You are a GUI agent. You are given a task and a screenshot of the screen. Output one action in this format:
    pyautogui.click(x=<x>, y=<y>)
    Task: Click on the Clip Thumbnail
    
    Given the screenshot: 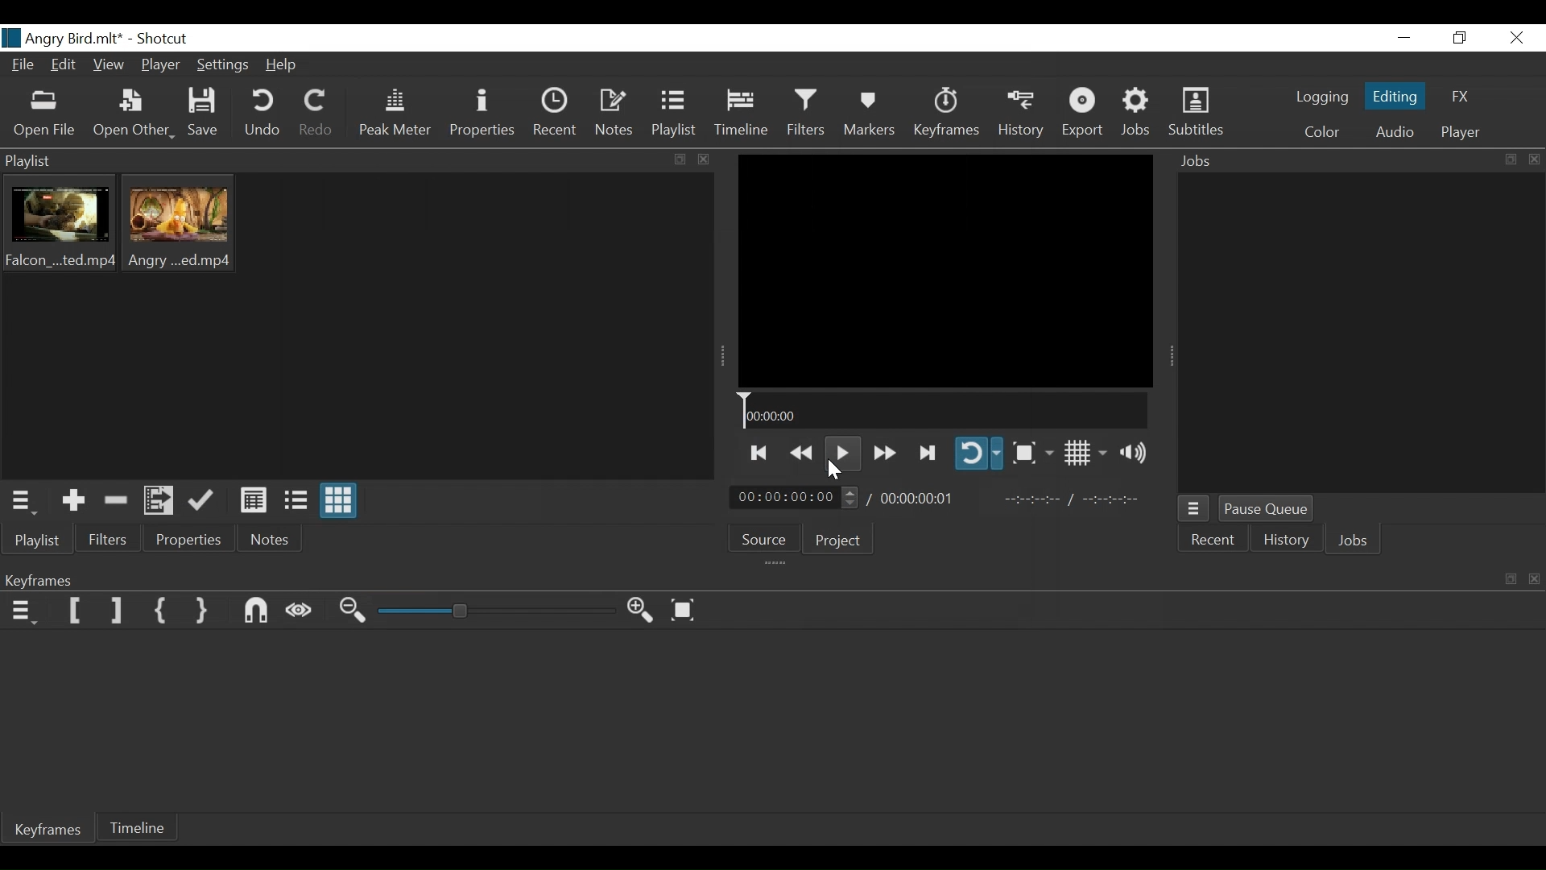 What is the action you would take?
    pyautogui.click(x=56, y=230)
    